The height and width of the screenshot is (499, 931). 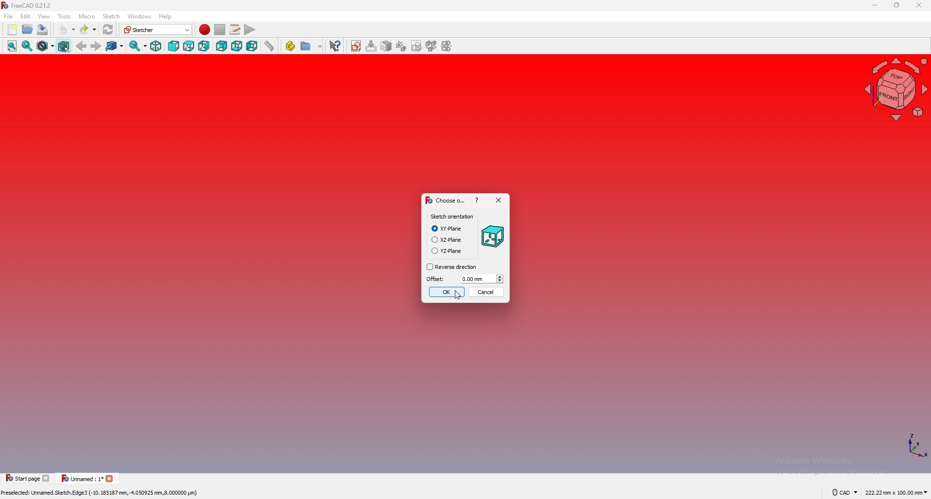 I want to click on dimensions, so click(x=896, y=493).